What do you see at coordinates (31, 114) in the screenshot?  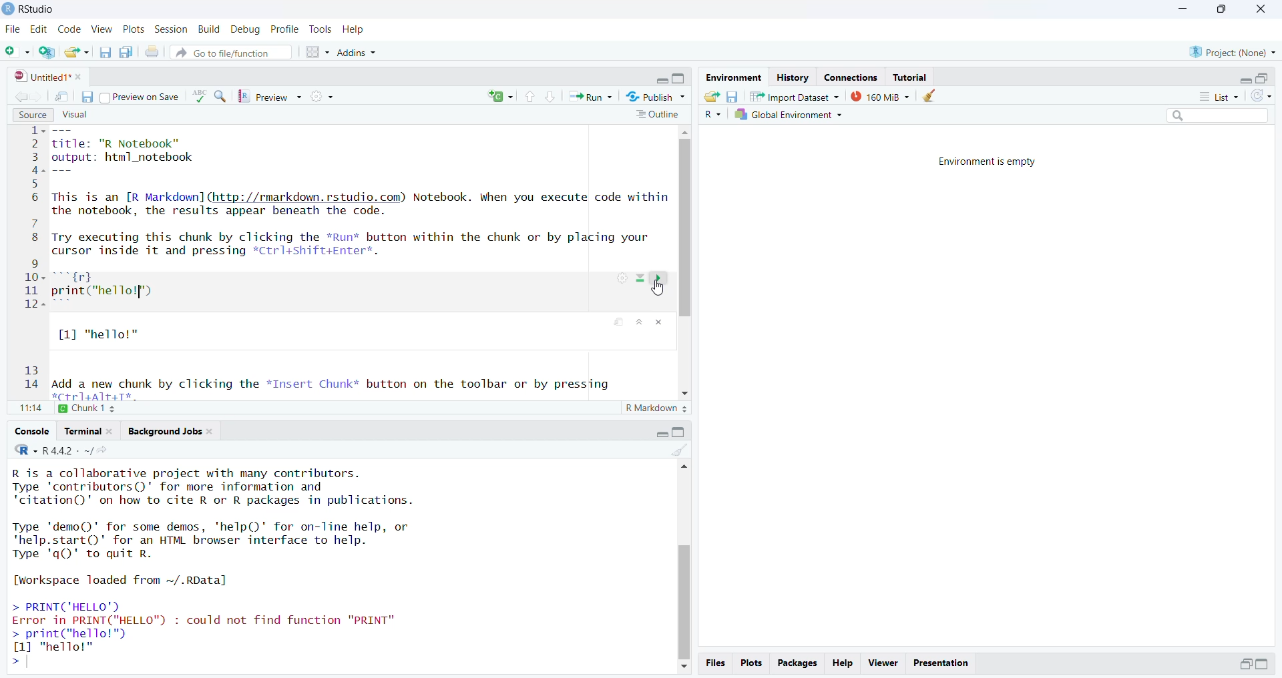 I see `source` at bounding box center [31, 114].